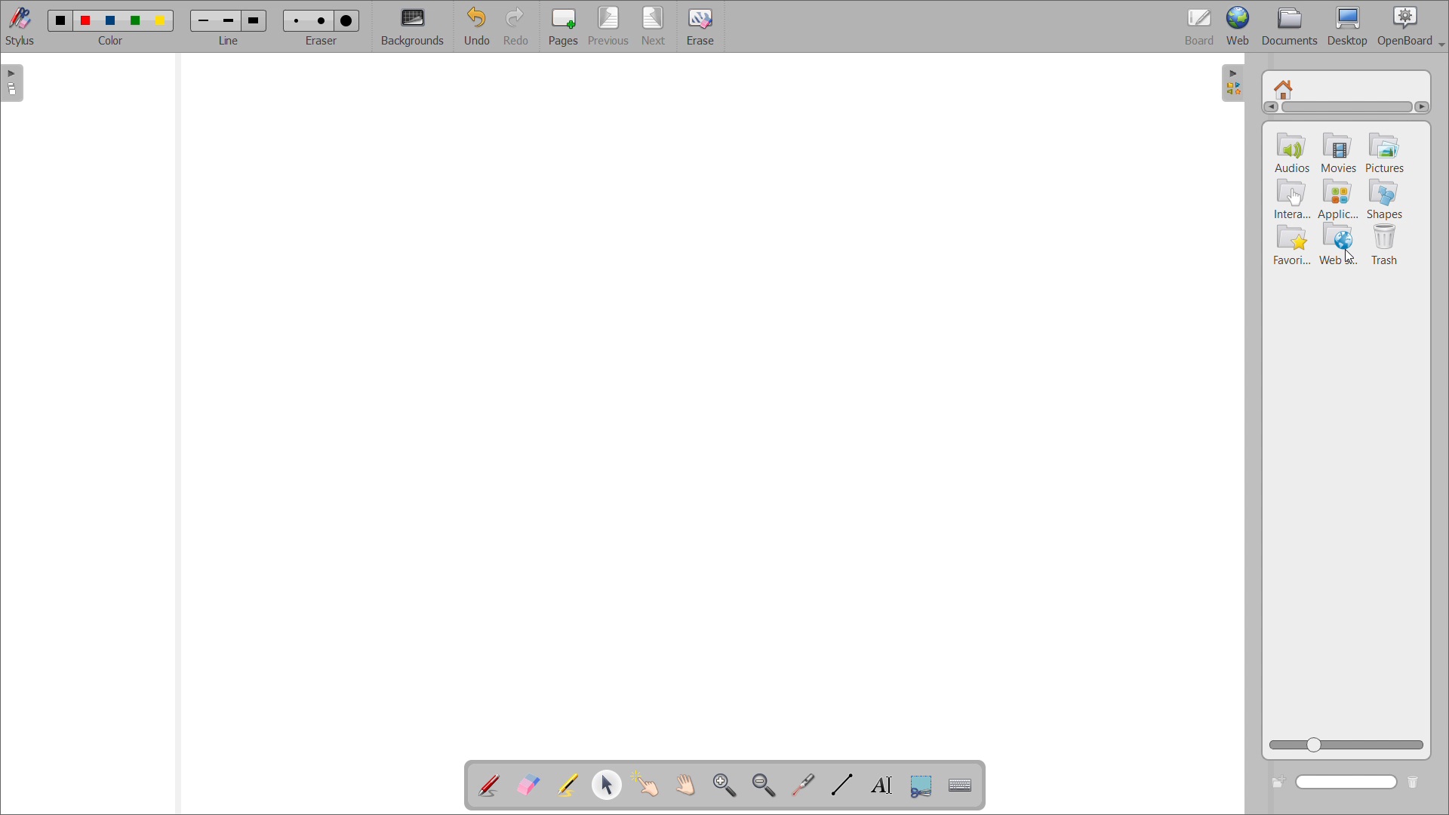 The height and width of the screenshot is (815, 1449). Describe the element at coordinates (646, 784) in the screenshot. I see `interact with items` at that location.